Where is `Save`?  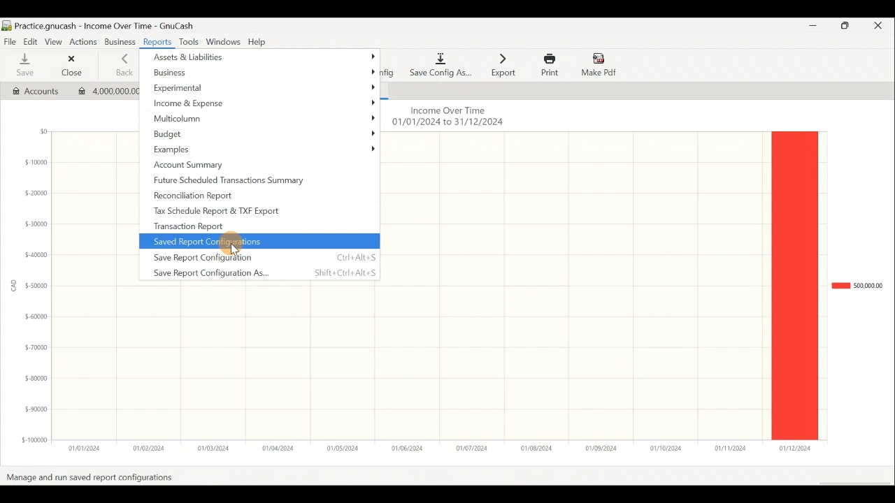
Save is located at coordinates (23, 66).